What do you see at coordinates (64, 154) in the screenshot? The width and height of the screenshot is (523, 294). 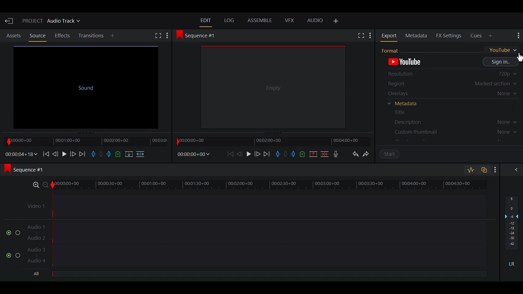 I see `Play` at bounding box center [64, 154].